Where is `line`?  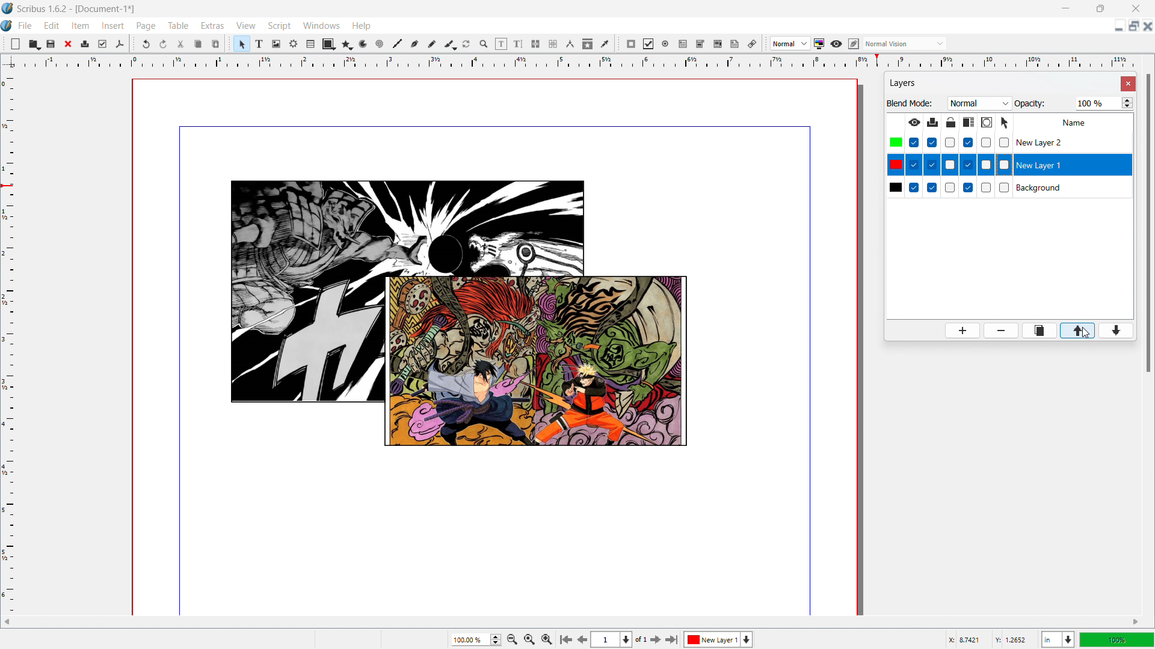
line is located at coordinates (398, 43).